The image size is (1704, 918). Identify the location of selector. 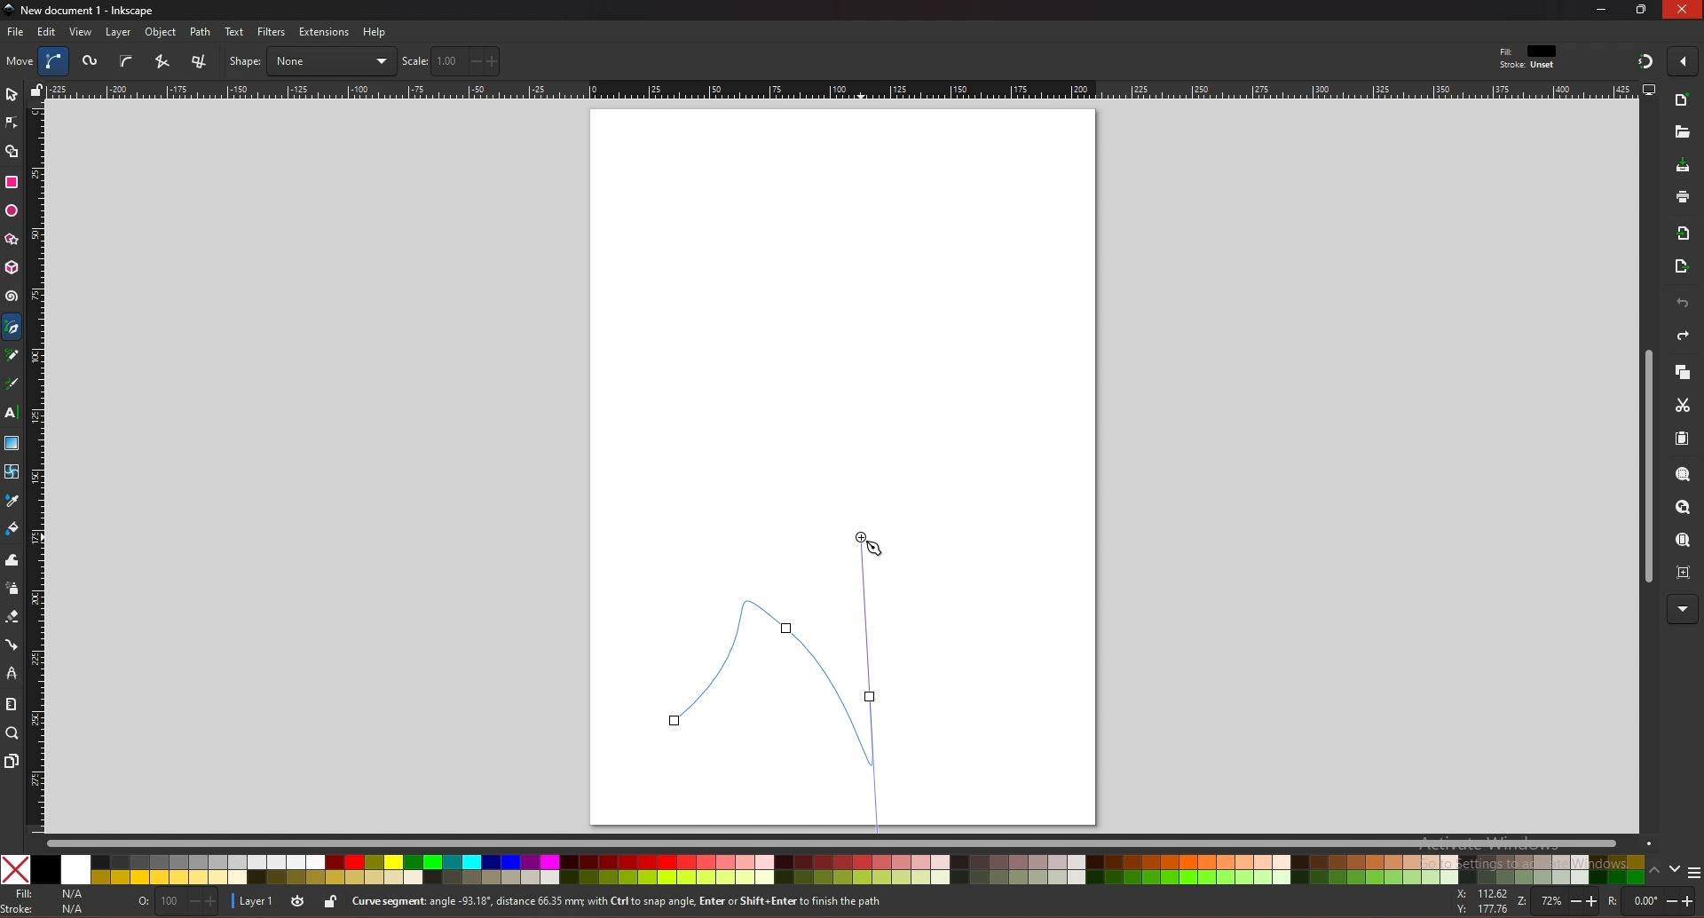
(12, 94).